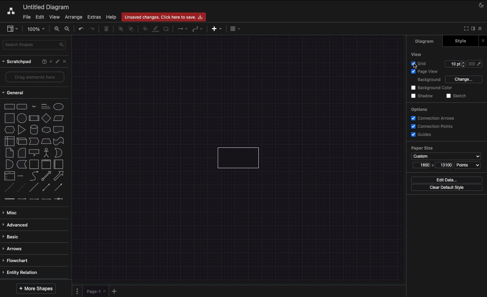  Describe the element at coordinates (131, 30) in the screenshot. I see `To back` at that location.